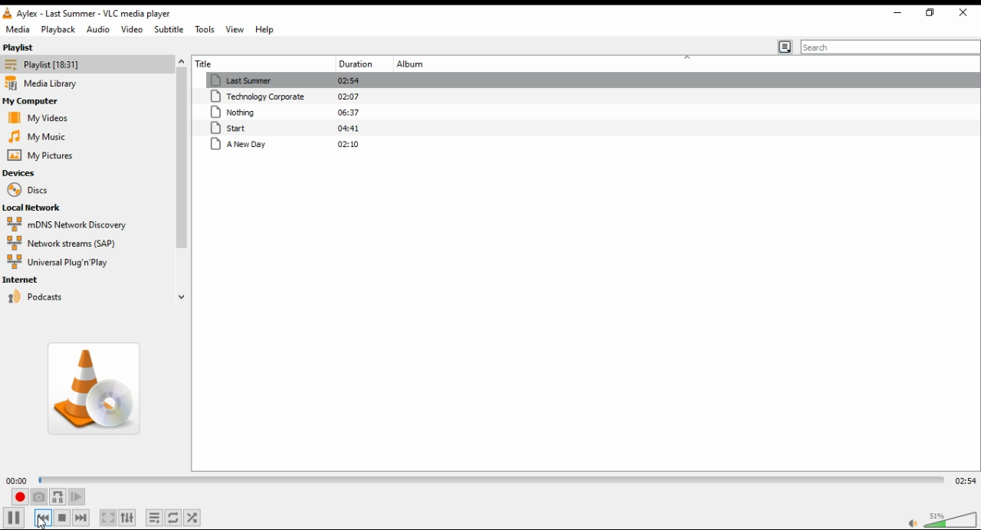 This screenshot has width=981, height=530. Describe the element at coordinates (205, 28) in the screenshot. I see `tools` at that location.